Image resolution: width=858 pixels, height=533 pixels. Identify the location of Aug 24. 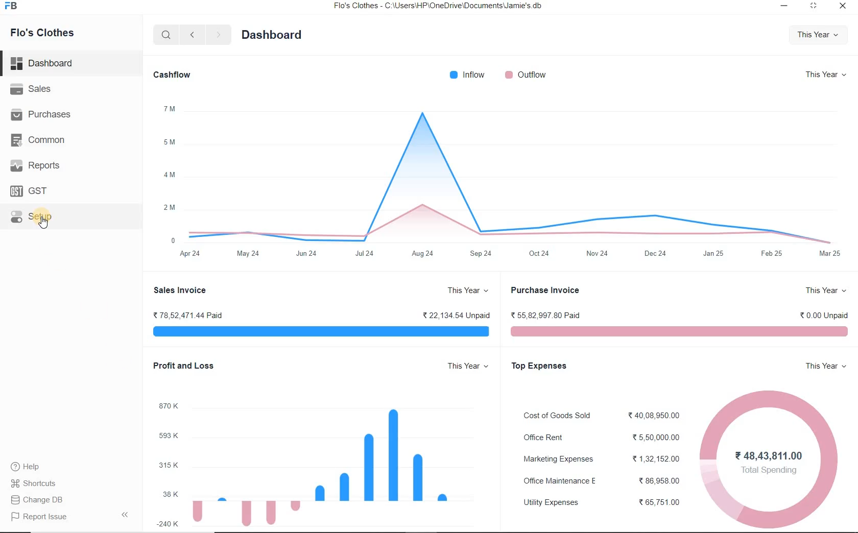
(423, 253).